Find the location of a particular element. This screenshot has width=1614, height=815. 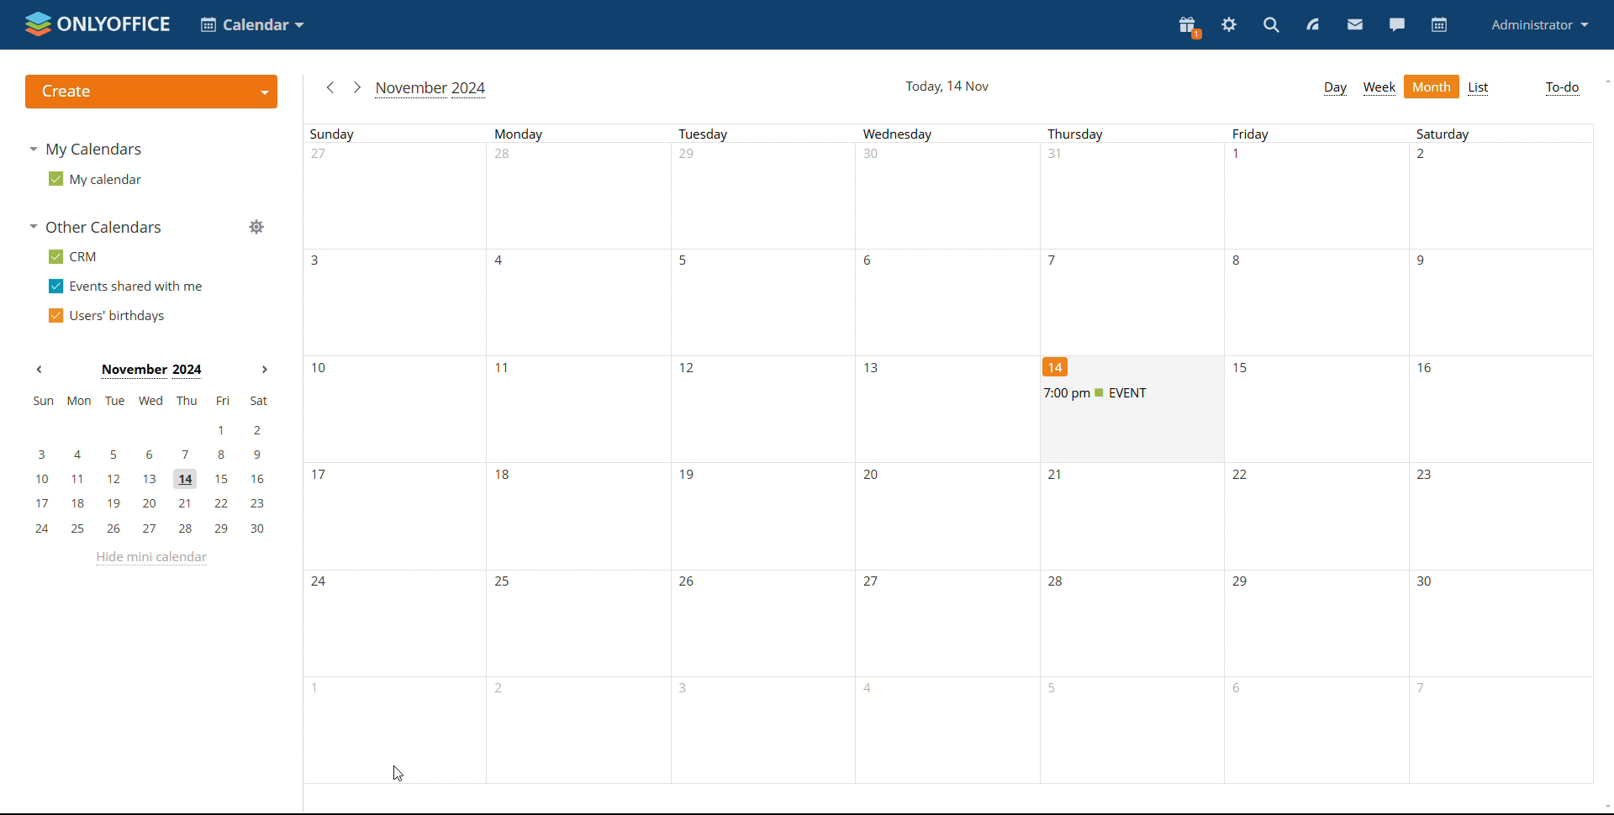

current month is located at coordinates (433, 90).